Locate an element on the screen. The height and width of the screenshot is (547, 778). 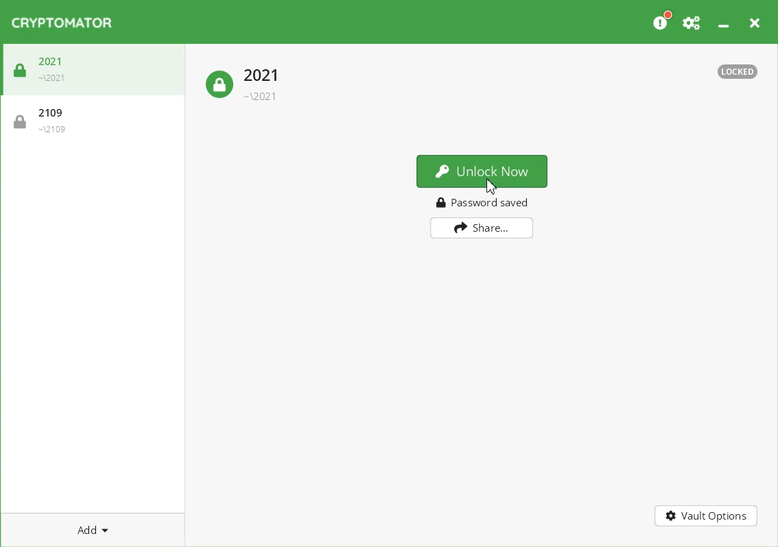
Cursor is located at coordinates (491, 186).